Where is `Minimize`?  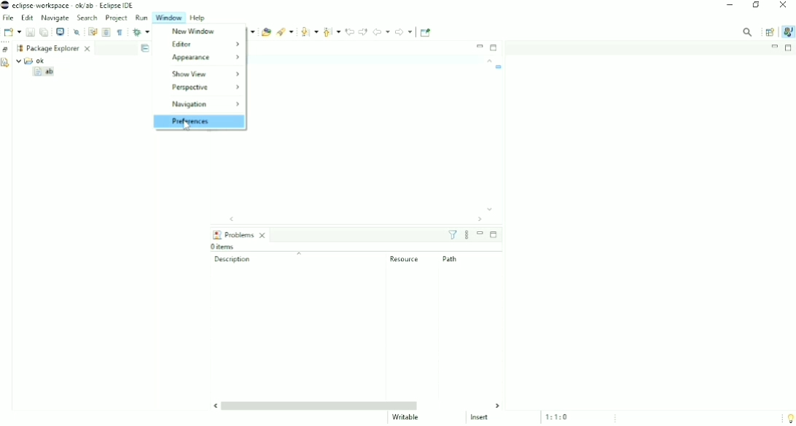
Minimize is located at coordinates (480, 46).